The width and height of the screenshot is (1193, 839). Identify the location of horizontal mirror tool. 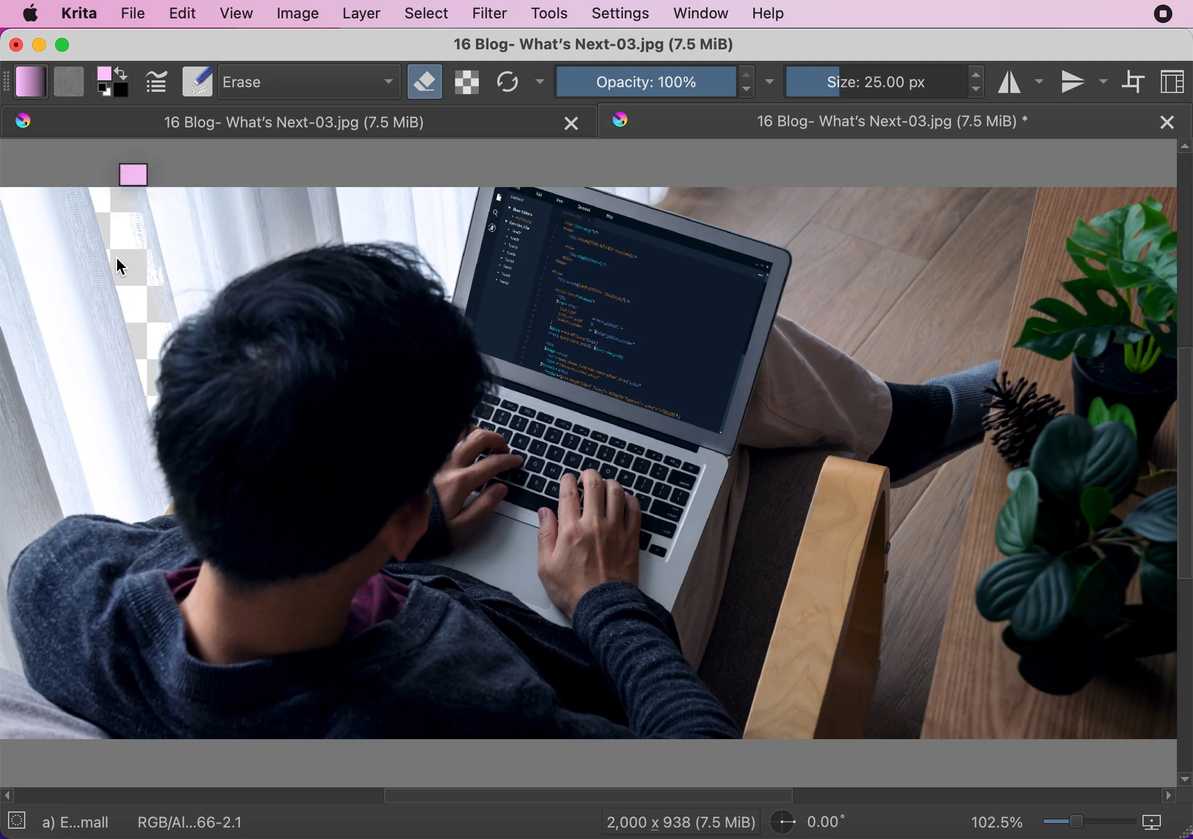
(1020, 80).